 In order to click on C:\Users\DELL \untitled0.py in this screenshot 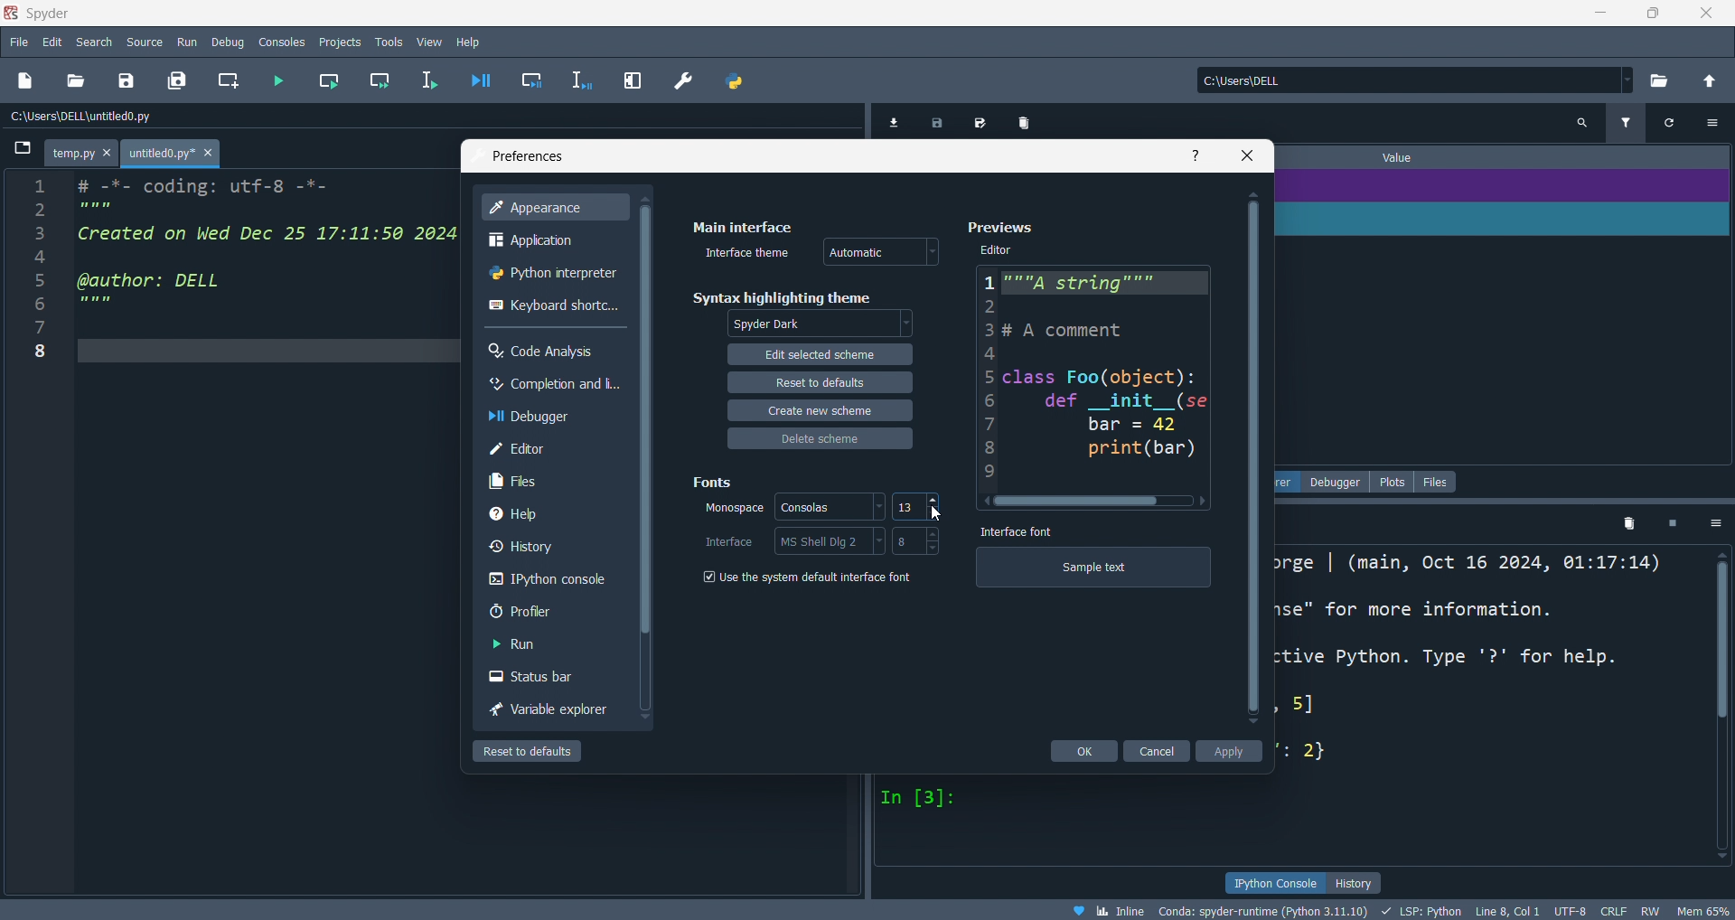, I will do `click(121, 118)`.